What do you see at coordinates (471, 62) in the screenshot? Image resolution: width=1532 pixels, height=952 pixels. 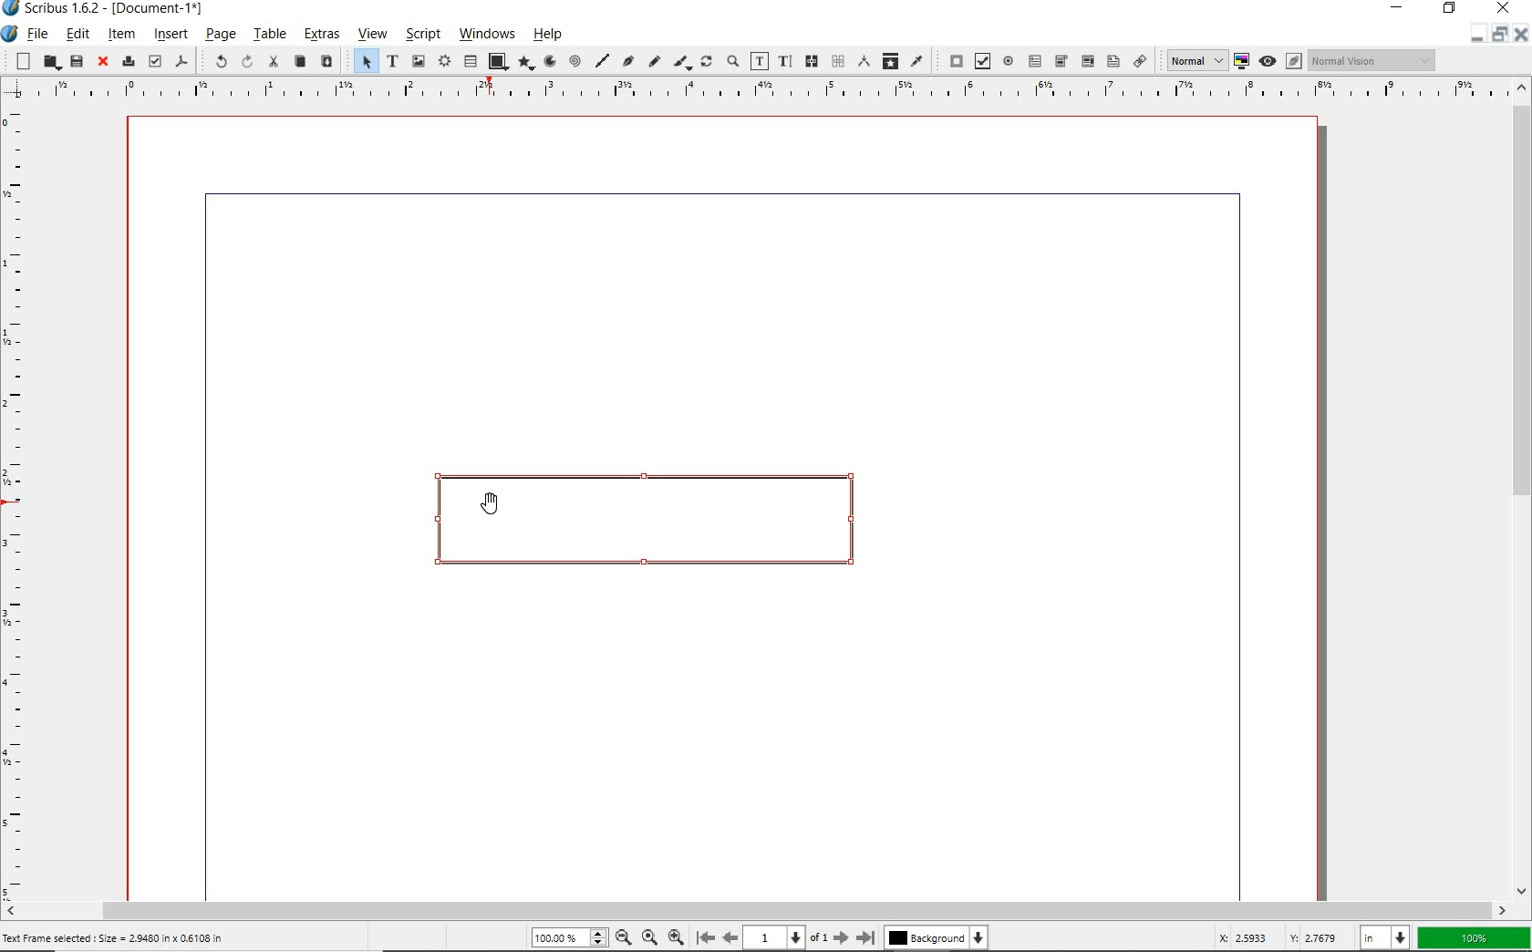 I see `table` at bounding box center [471, 62].